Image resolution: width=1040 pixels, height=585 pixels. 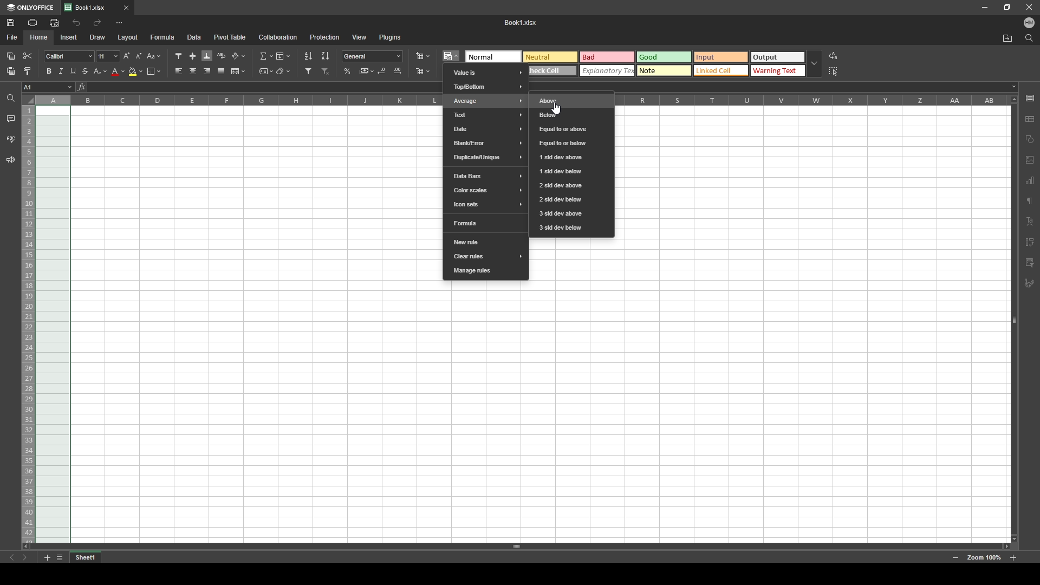 What do you see at coordinates (496, 55) in the screenshot?
I see `normal` at bounding box center [496, 55].